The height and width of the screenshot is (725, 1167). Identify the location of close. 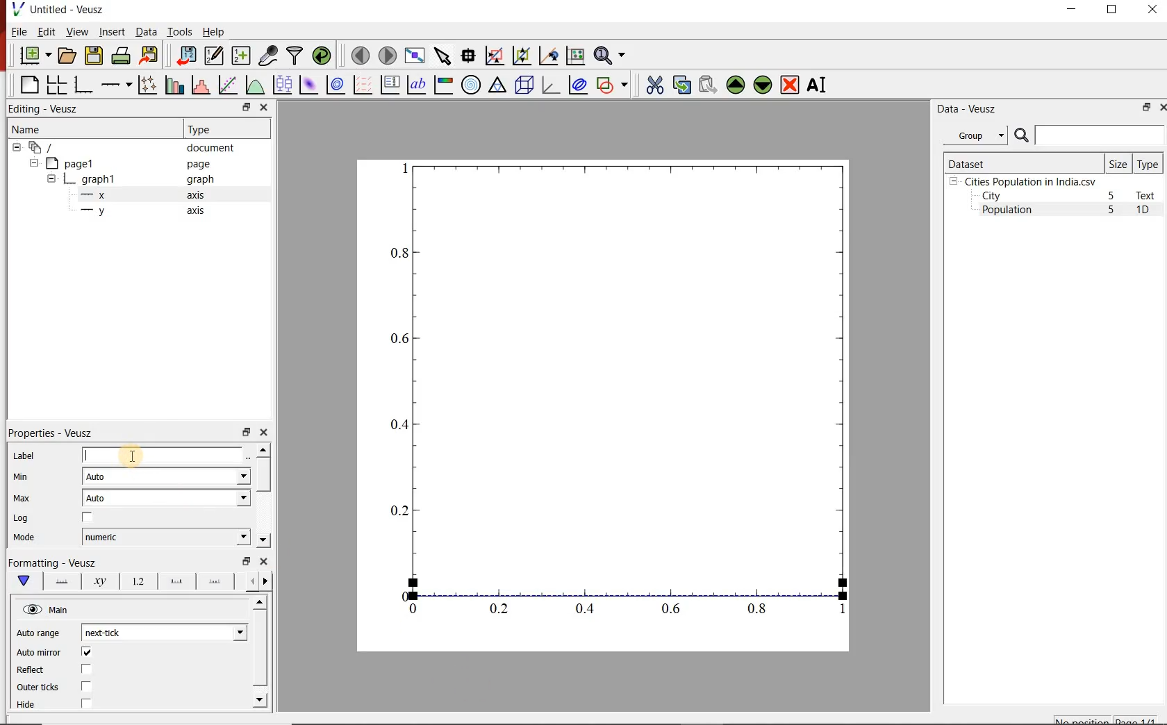
(263, 433).